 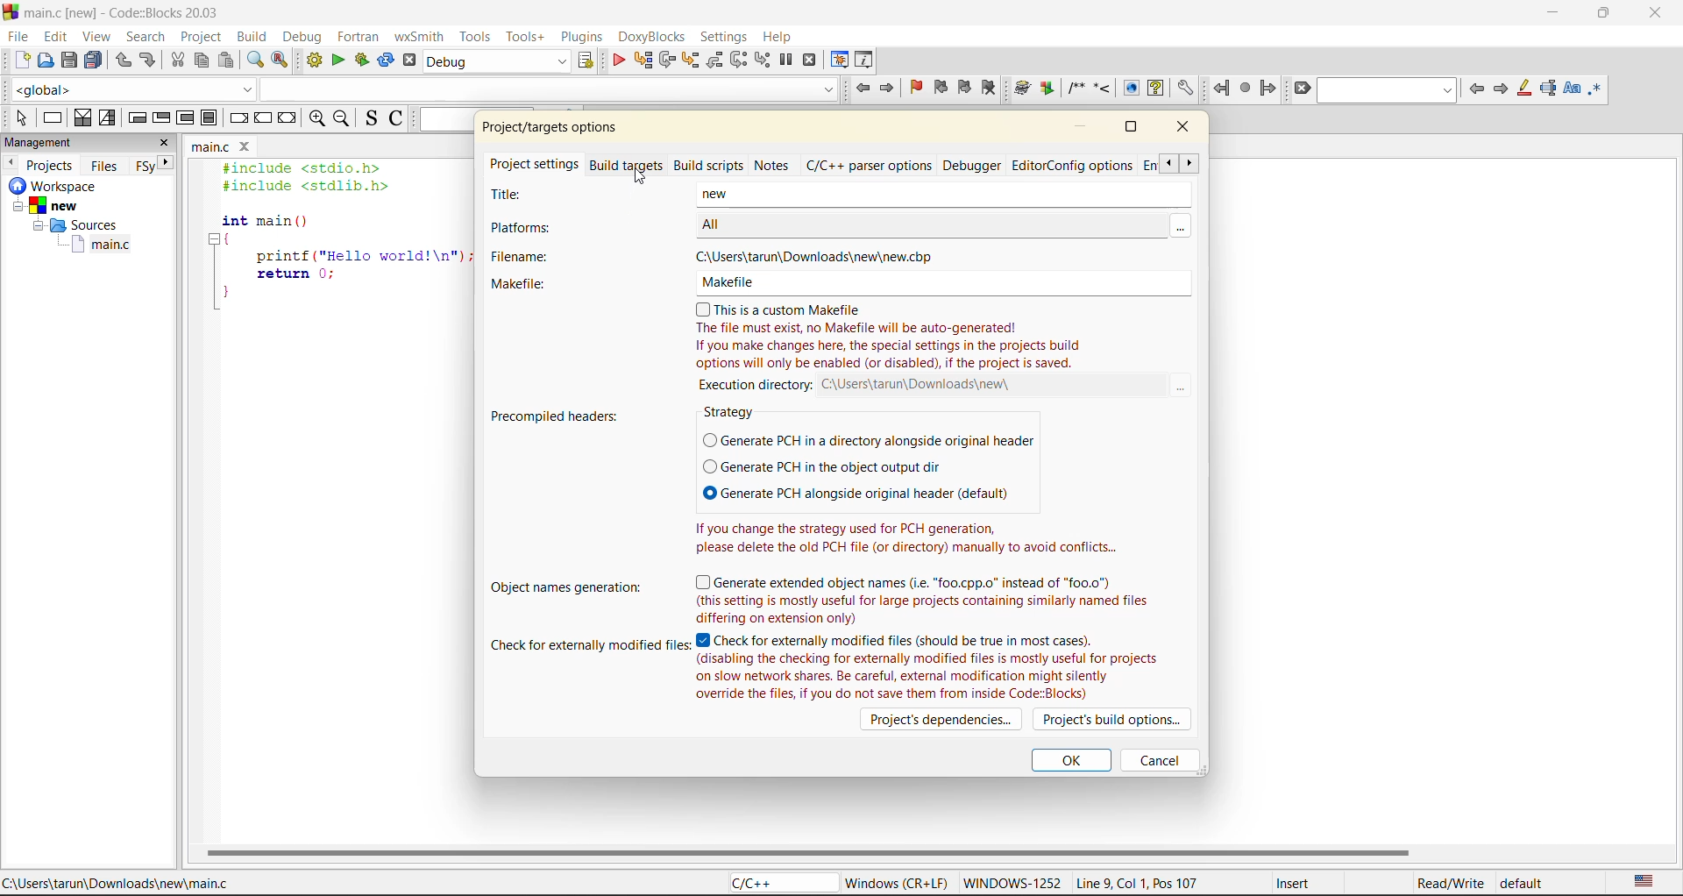 What do you see at coordinates (868, 166) in the screenshot?
I see `c/c++ parser options` at bounding box center [868, 166].